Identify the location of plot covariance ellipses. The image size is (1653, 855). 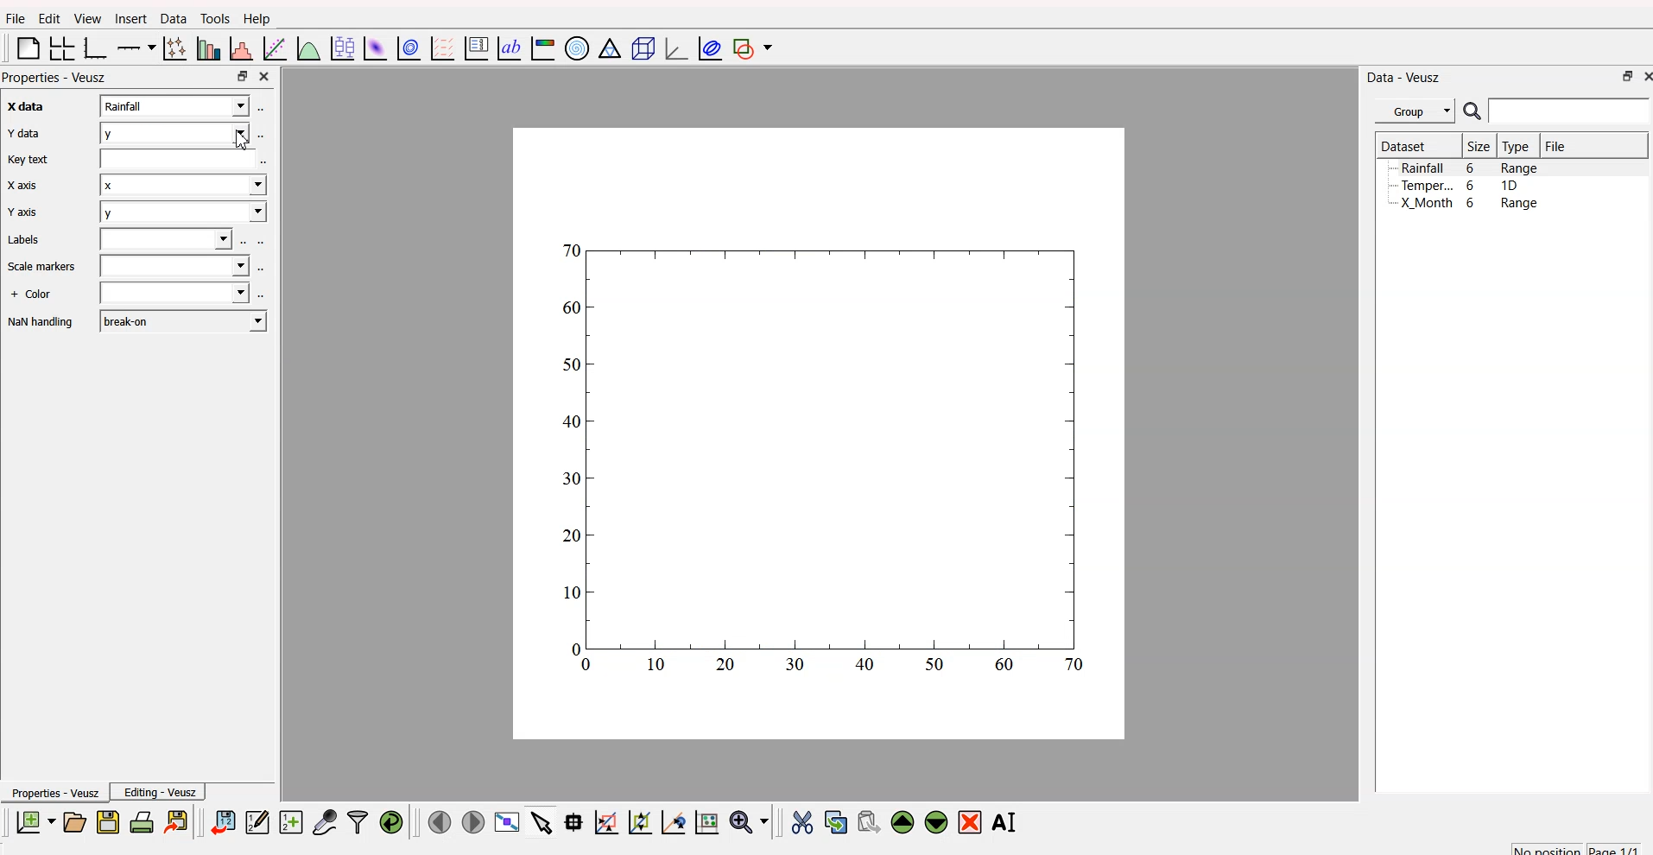
(706, 48).